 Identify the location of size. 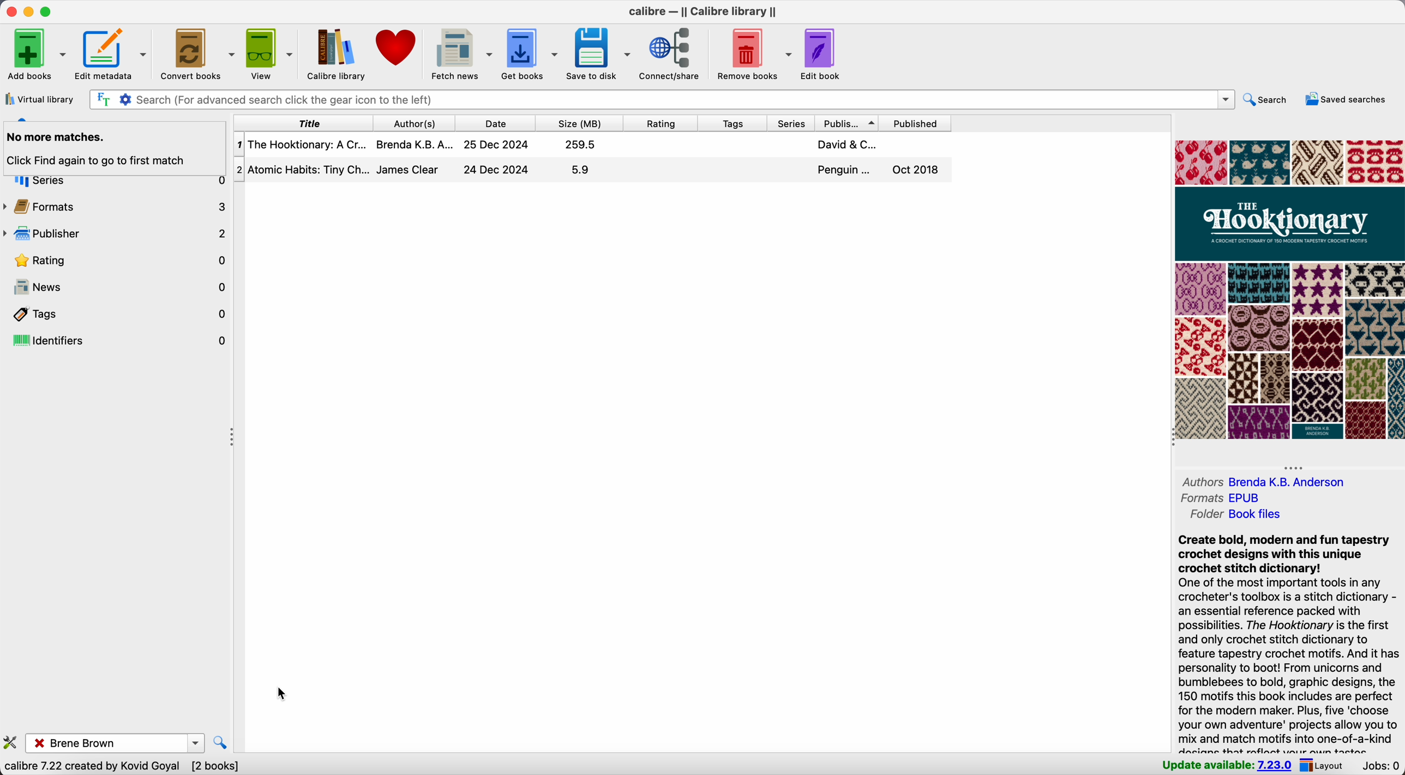
(583, 123).